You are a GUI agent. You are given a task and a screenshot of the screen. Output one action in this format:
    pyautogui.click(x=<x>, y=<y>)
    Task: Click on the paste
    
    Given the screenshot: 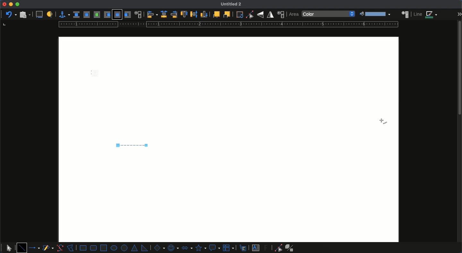 What is the action you would take?
    pyautogui.click(x=24, y=14)
    